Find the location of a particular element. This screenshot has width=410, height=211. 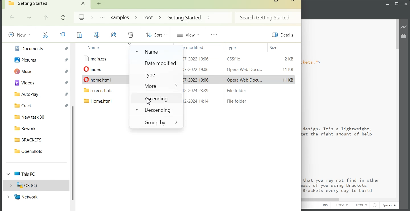

Name is located at coordinates (101, 48).